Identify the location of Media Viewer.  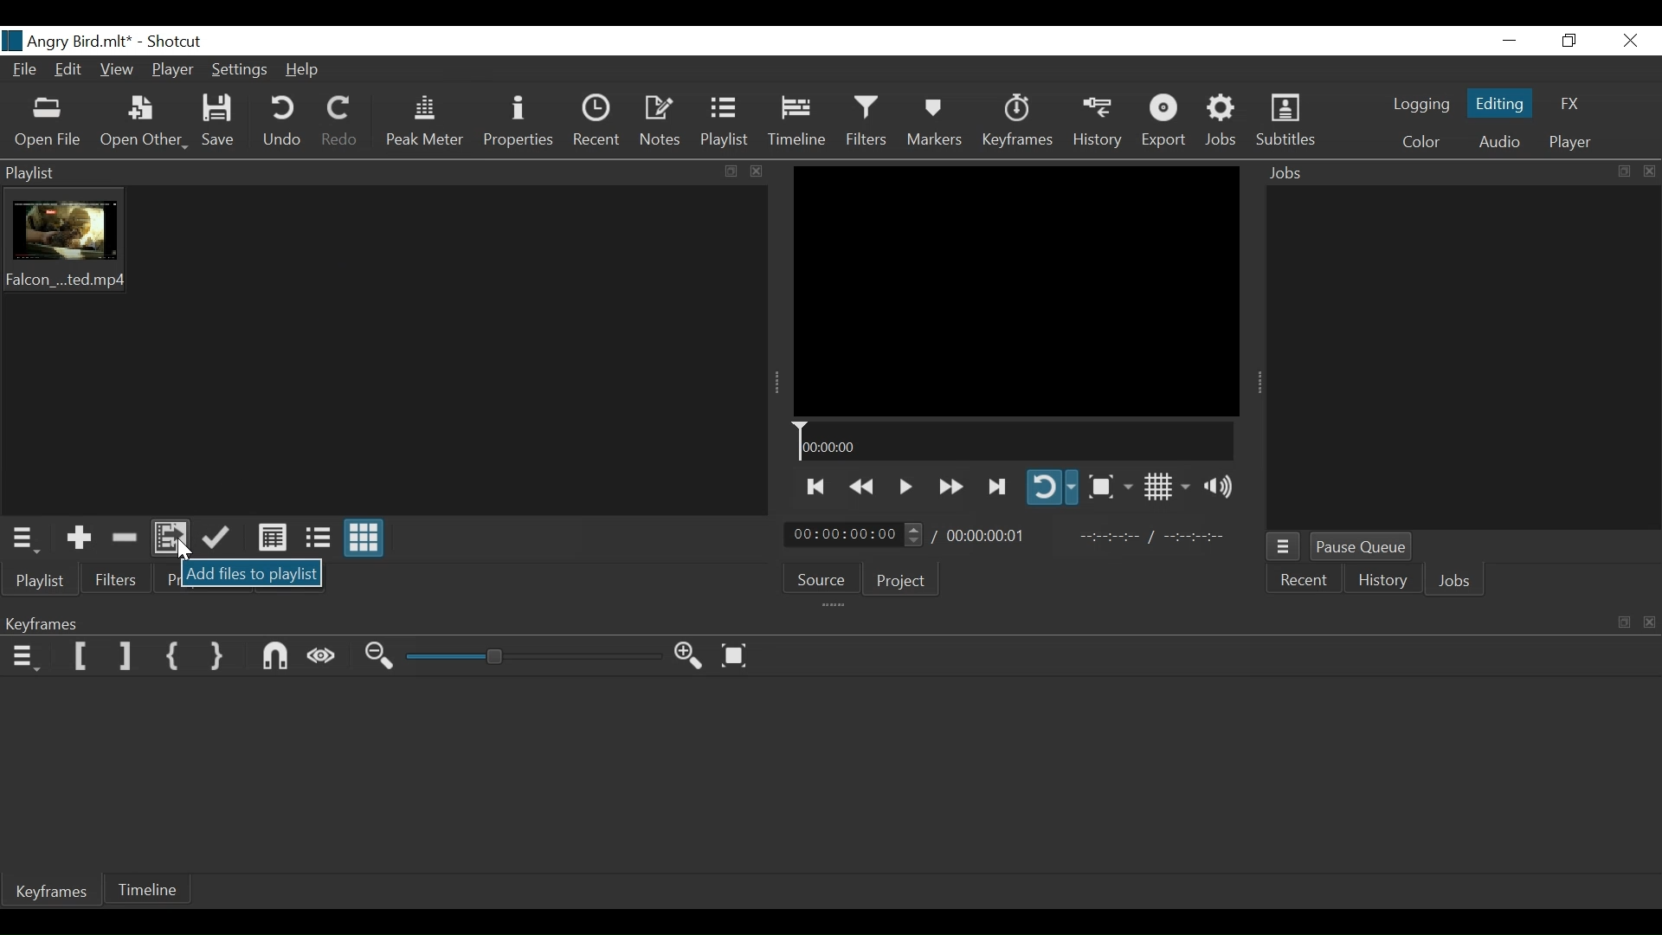
(1021, 292).